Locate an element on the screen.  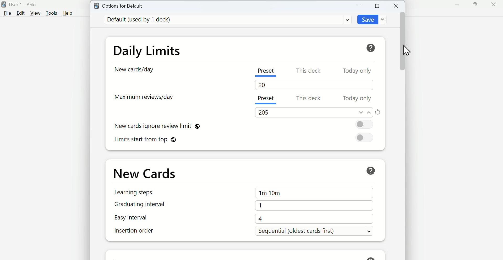
File is located at coordinates (7, 13).